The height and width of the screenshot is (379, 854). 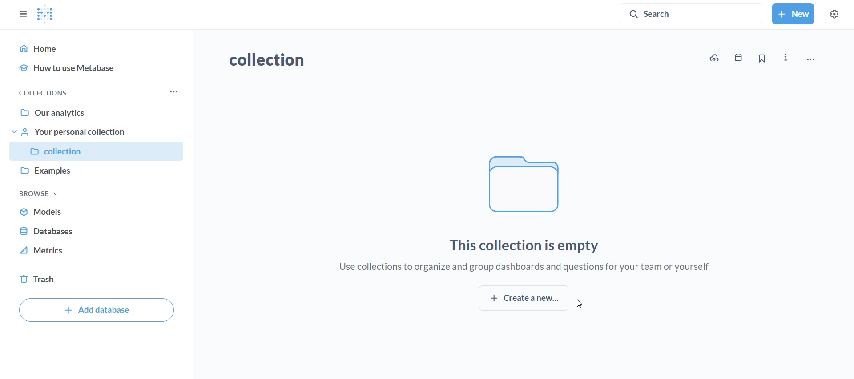 What do you see at coordinates (46, 14) in the screenshot?
I see `metabase logo` at bounding box center [46, 14].